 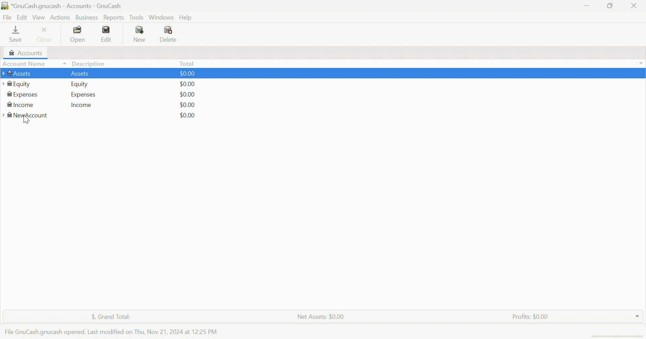 What do you see at coordinates (115, 317) in the screenshot?
I see `$, Grand Total:` at bounding box center [115, 317].